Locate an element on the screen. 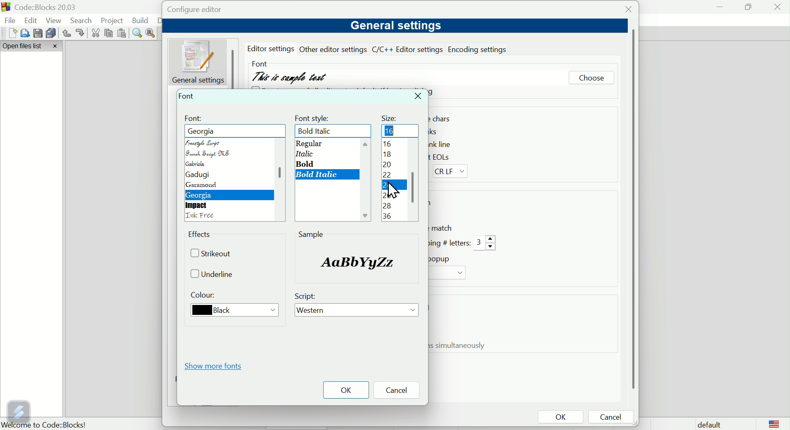  editor settings is located at coordinates (272, 49).